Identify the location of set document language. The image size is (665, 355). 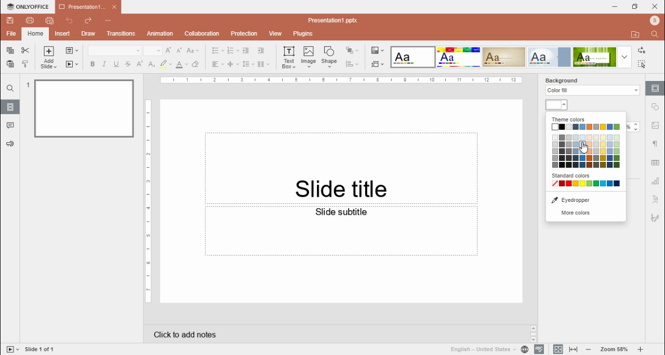
(525, 350).